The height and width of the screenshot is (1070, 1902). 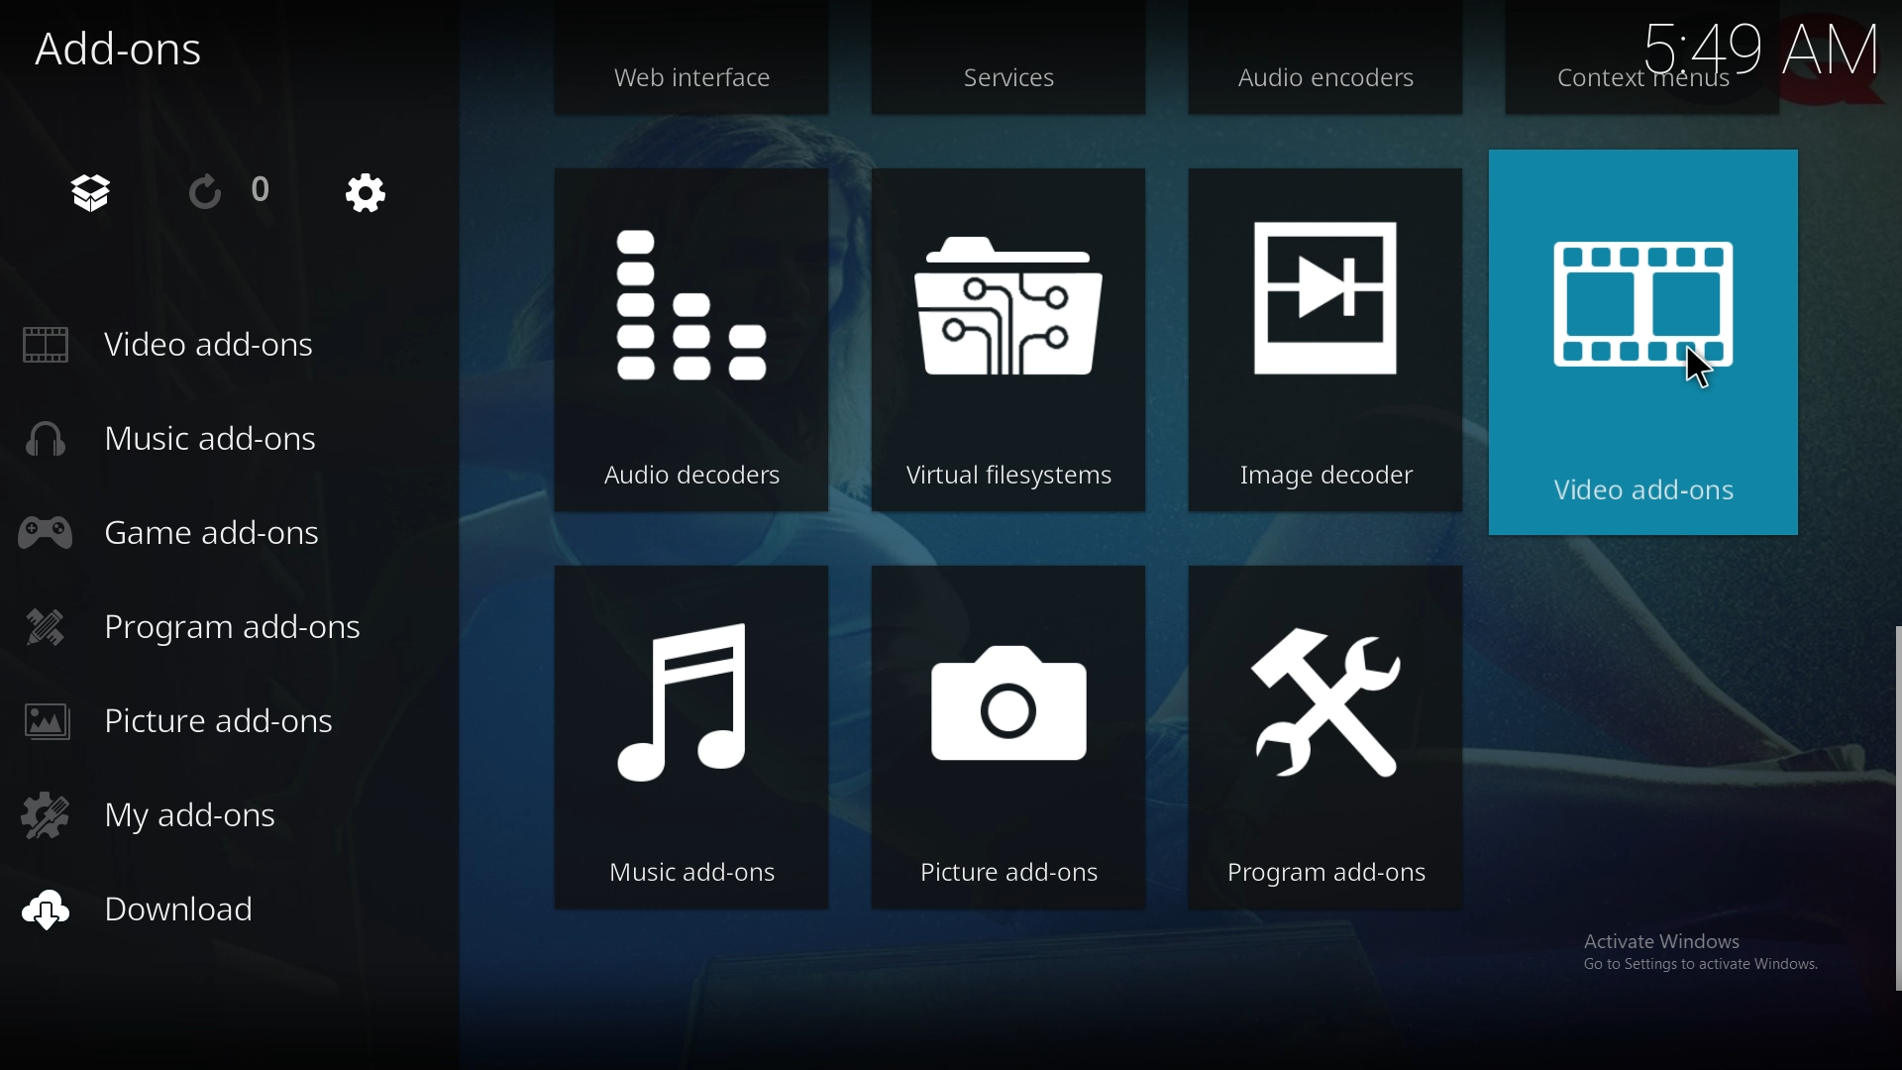 I want to click on my add ons, so click(x=180, y=816).